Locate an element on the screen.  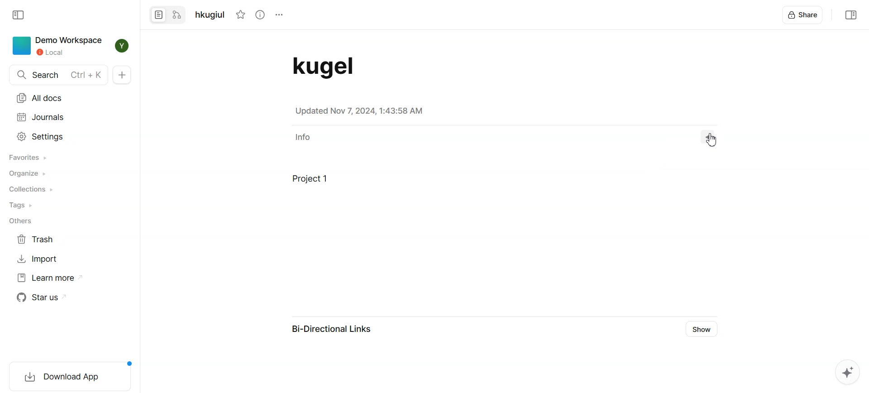
Favorites is located at coordinates (27, 158).